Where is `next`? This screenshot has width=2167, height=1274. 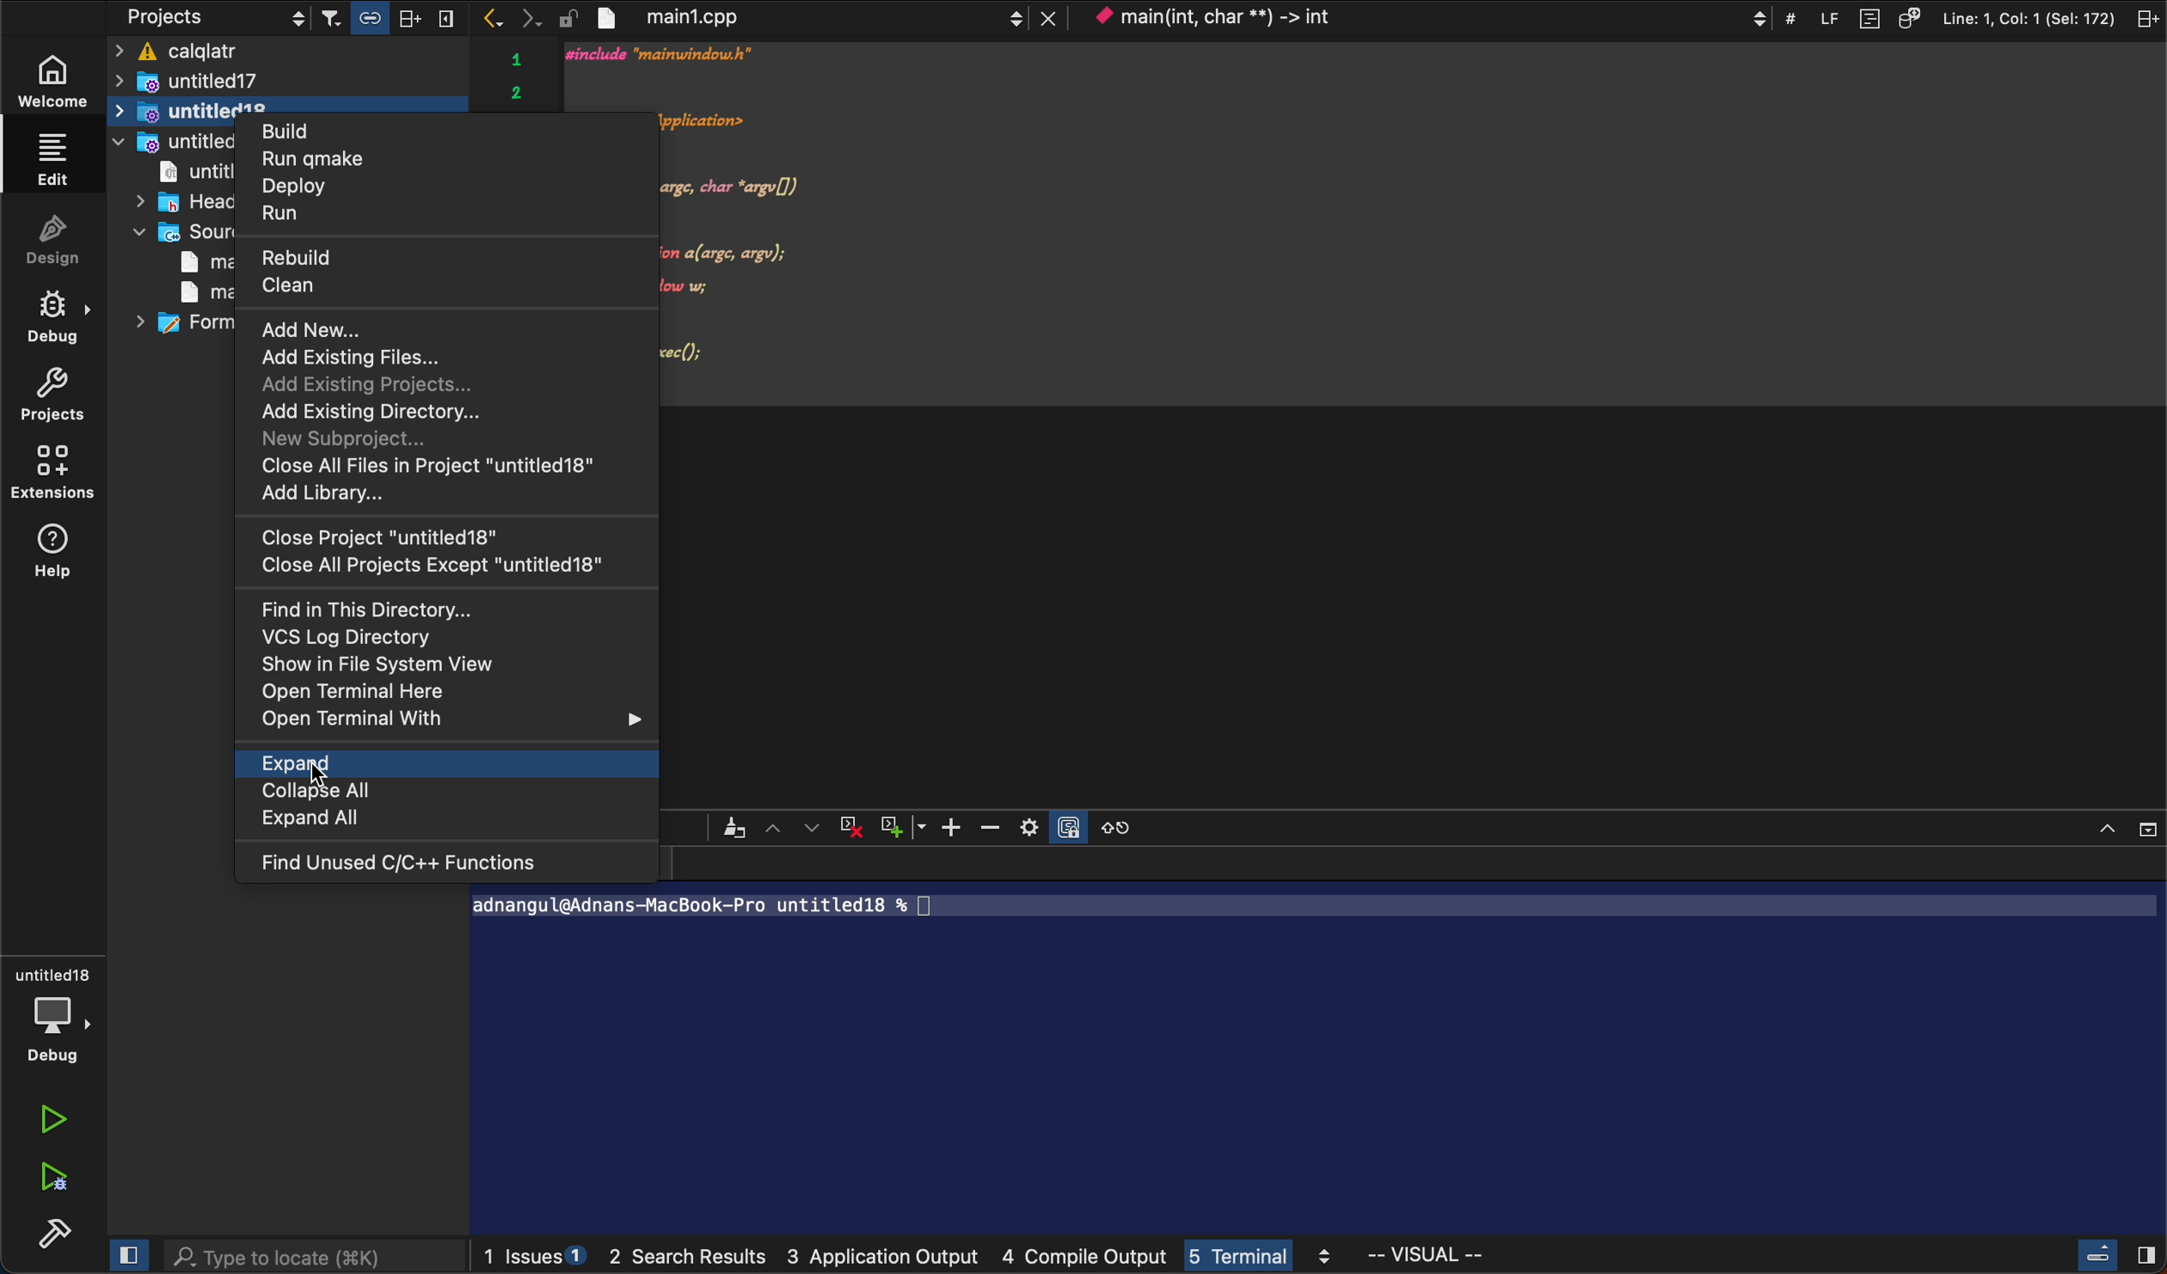 next is located at coordinates (531, 16).